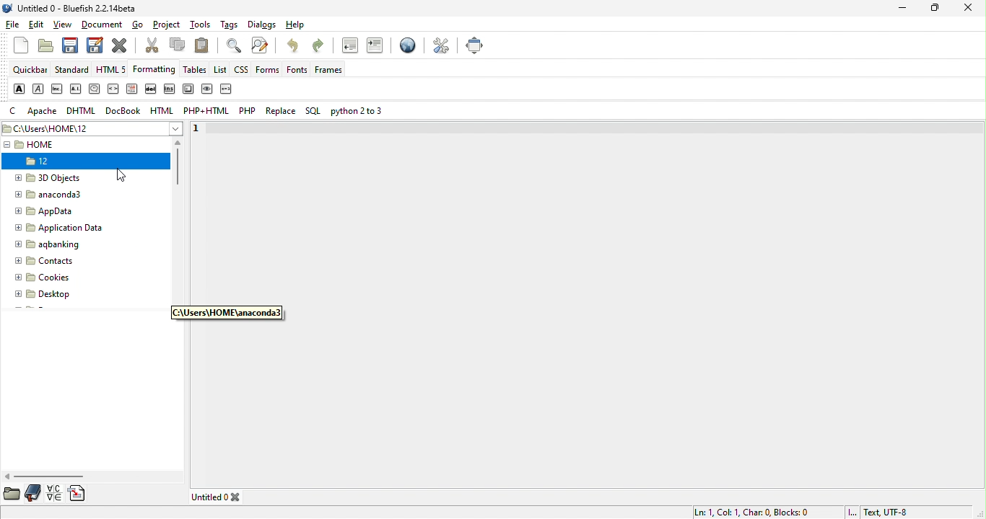  I want to click on indent, so click(375, 46).